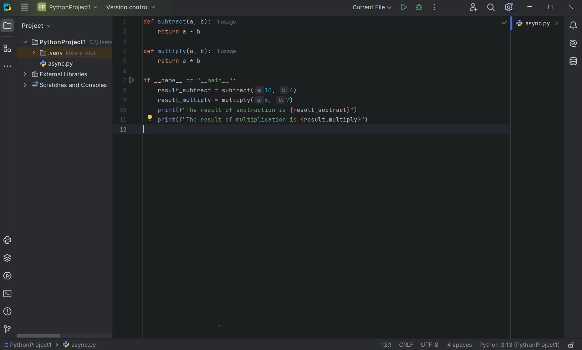 Image resolution: width=582 pixels, height=350 pixels. What do you see at coordinates (7, 49) in the screenshot?
I see `structure` at bounding box center [7, 49].